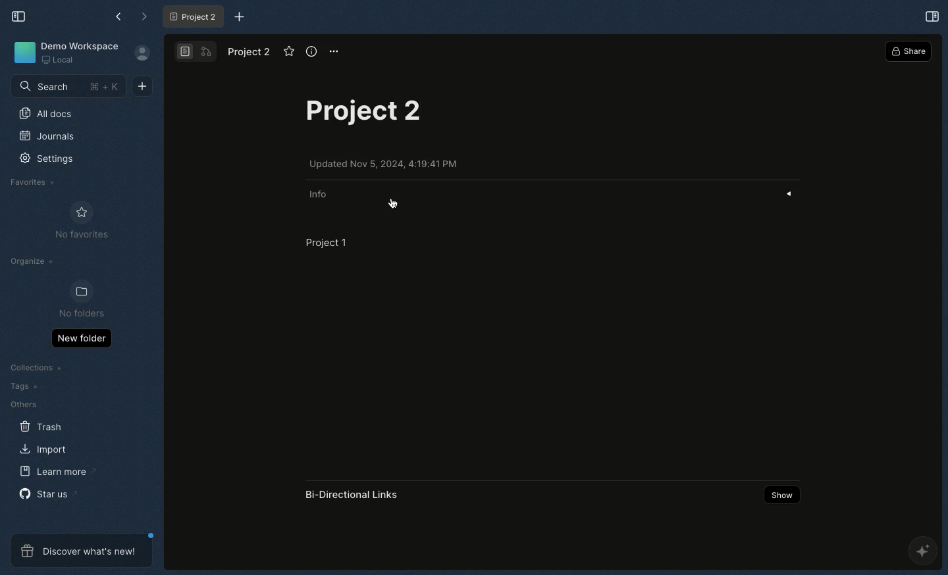 The image size is (948, 575). Describe the element at coordinates (41, 427) in the screenshot. I see `Trash` at that location.